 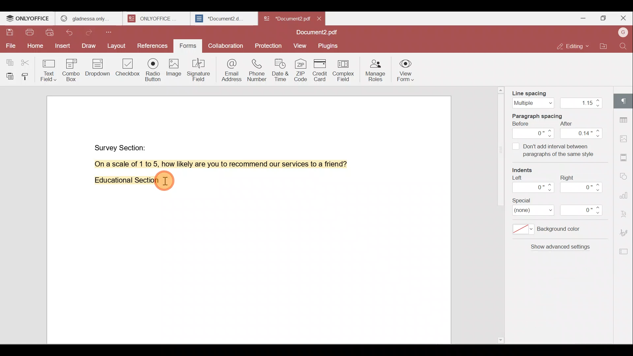 What do you see at coordinates (624, 175) in the screenshot?
I see `Shapes settings` at bounding box center [624, 175].